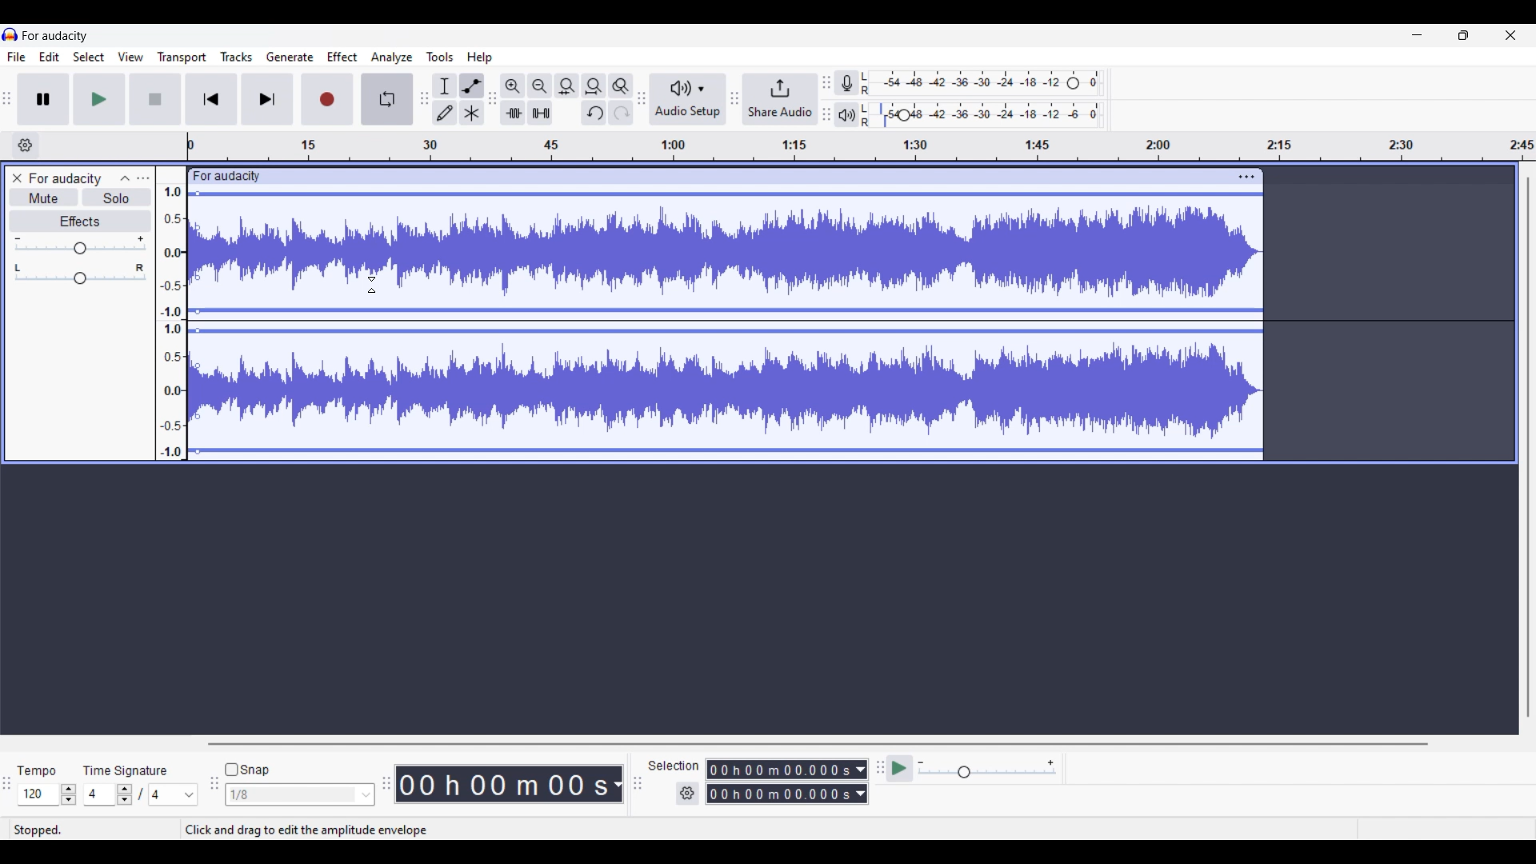 The width and height of the screenshot is (1536, 864). I want to click on Stop, so click(156, 99).